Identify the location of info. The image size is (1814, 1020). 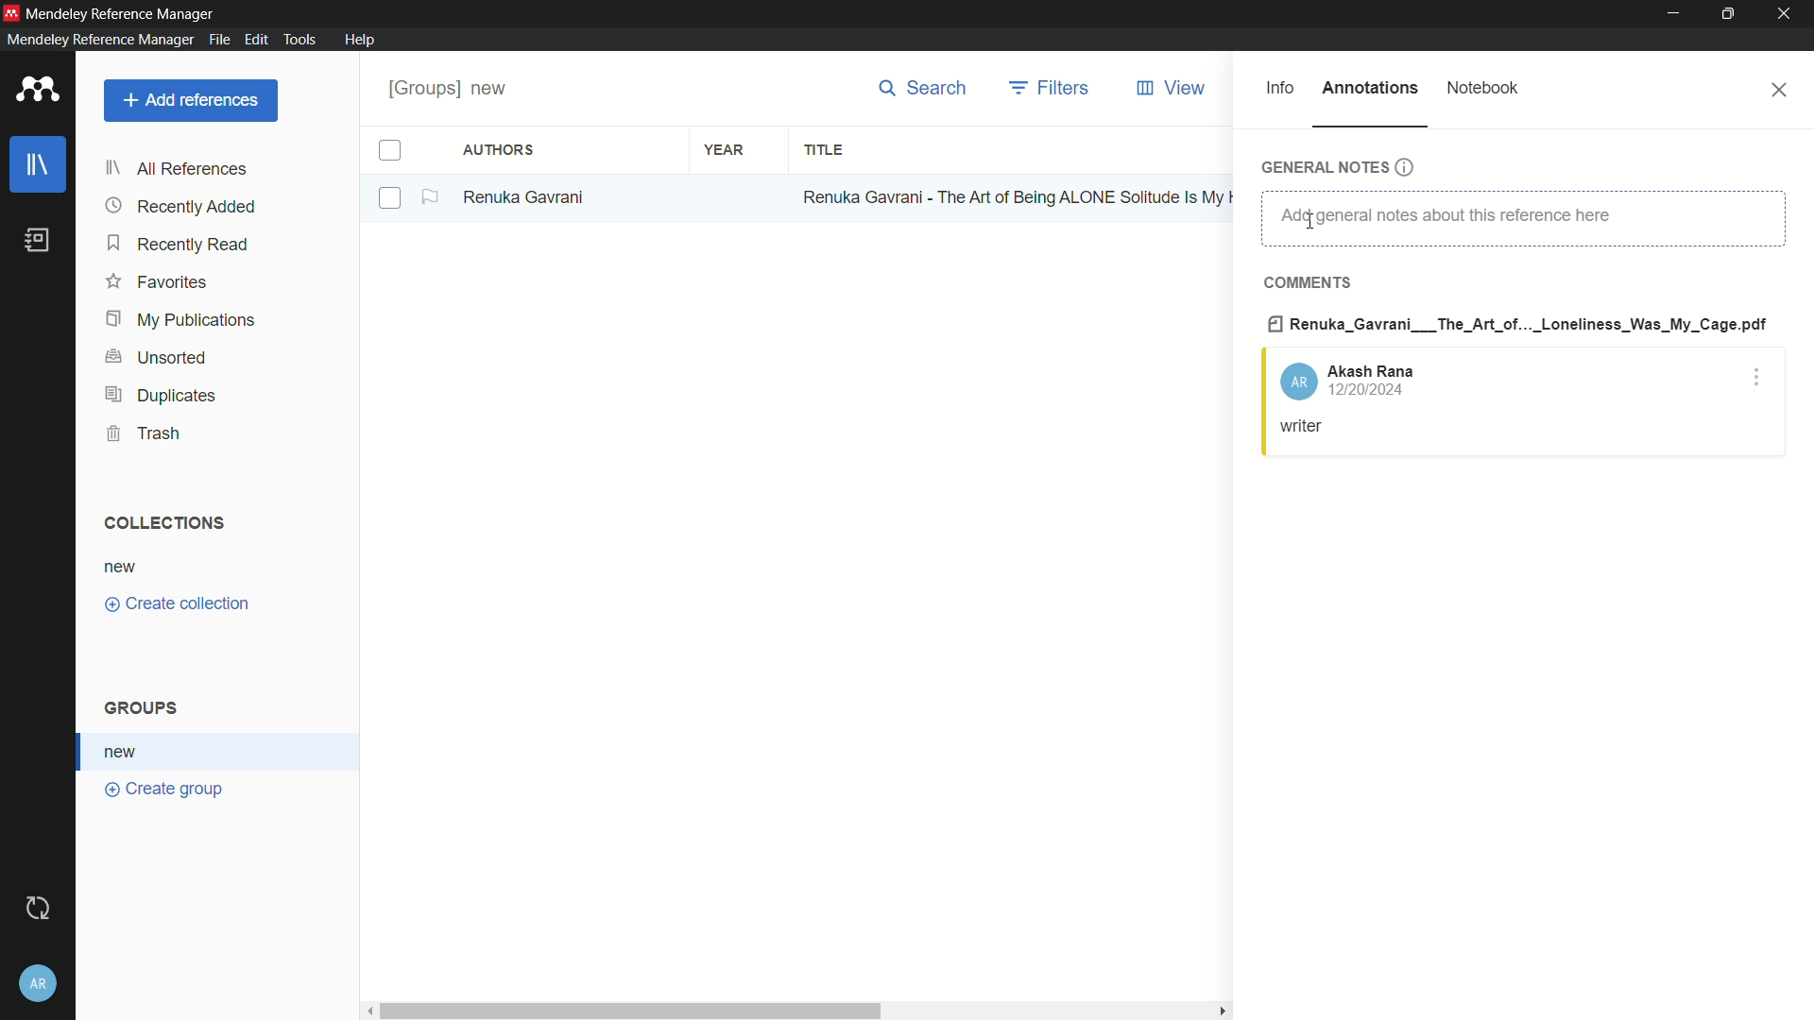
(1280, 88).